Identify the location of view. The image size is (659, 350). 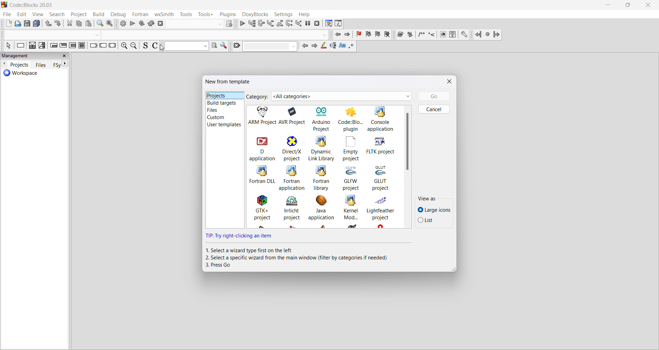
(39, 15).